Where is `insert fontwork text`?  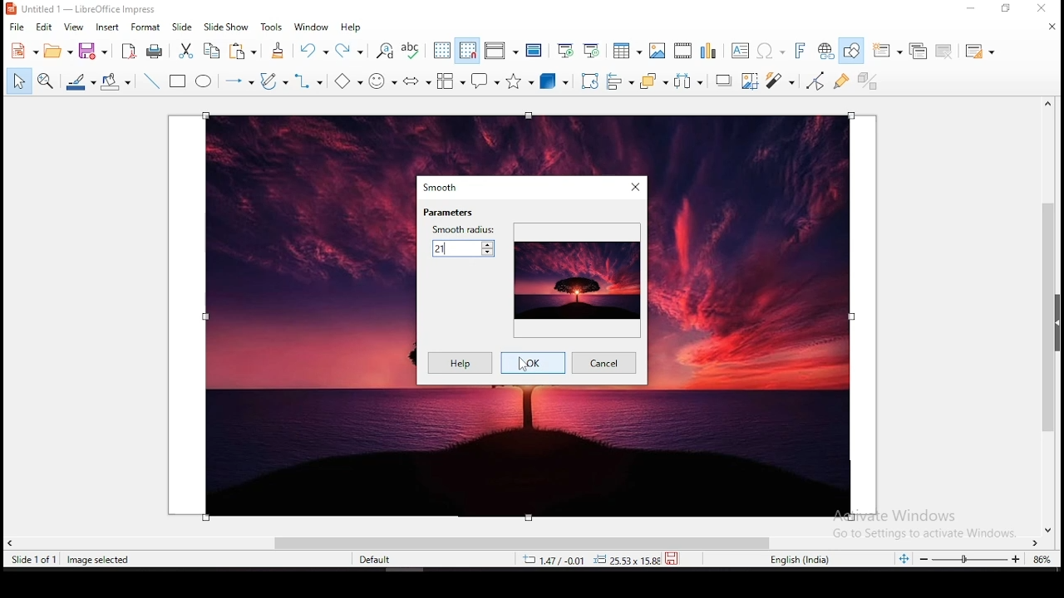
insert fontwork text is located at coordinates (801, 50).